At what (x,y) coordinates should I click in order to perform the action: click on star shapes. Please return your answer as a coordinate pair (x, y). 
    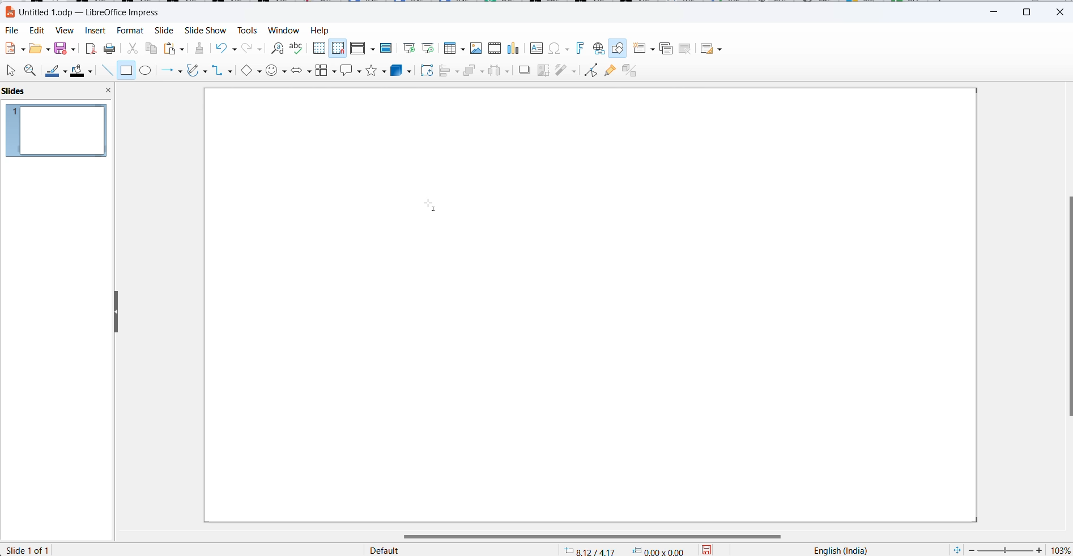
    Looking at the image, I should click on (376, 71).